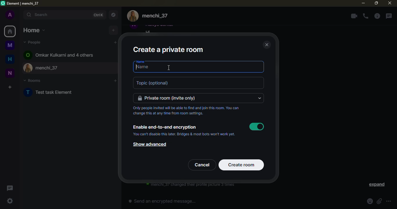 This screenshot has width=397, height=209. What do you see at coordinates (169, 68) in the screenshot?
I see `Cursor` at bounding box center [169, 68].